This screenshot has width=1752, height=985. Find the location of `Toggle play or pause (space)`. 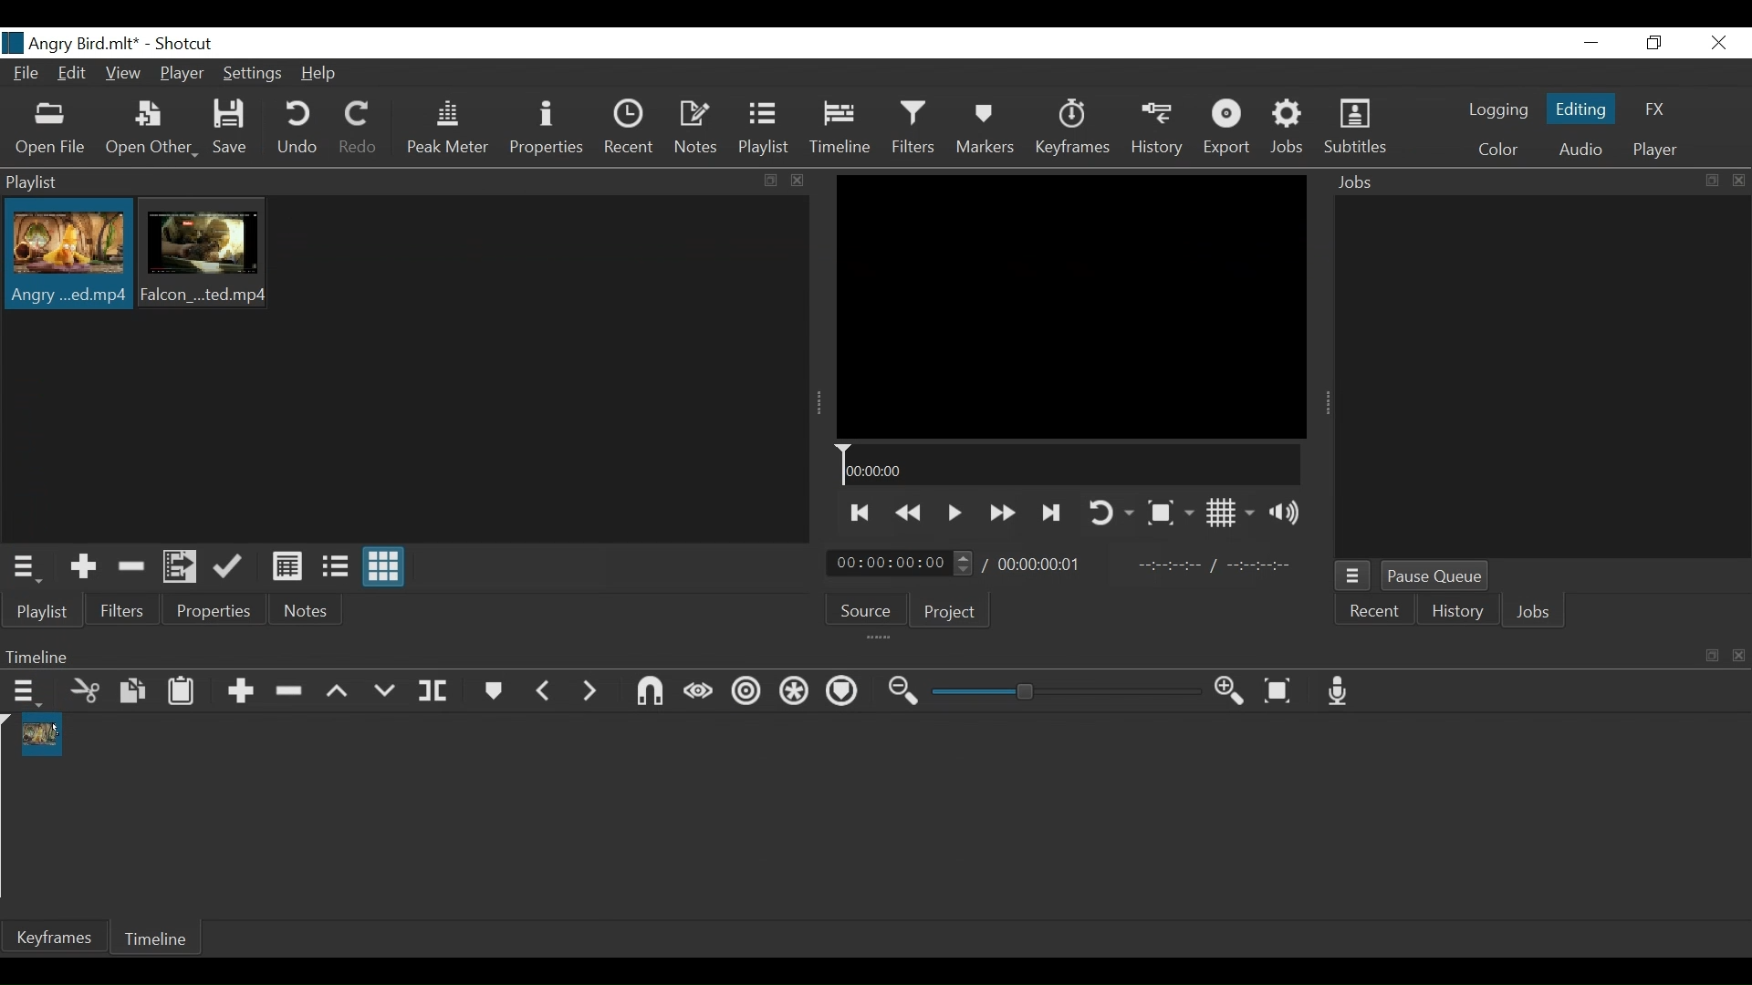

Toggle play or pause (space) is located at coordinates (954, 514).